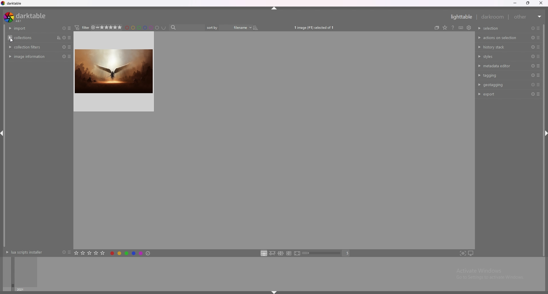 This screenshot has width=548, height=294. I want to click on reset, so click(63, 252).